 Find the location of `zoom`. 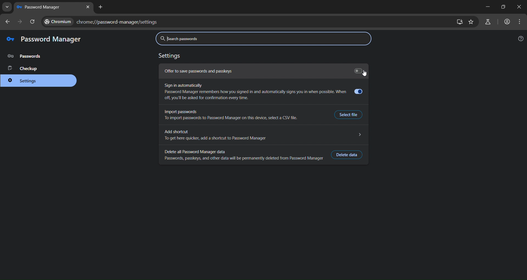

zoom is located at coordinates (459, 23).